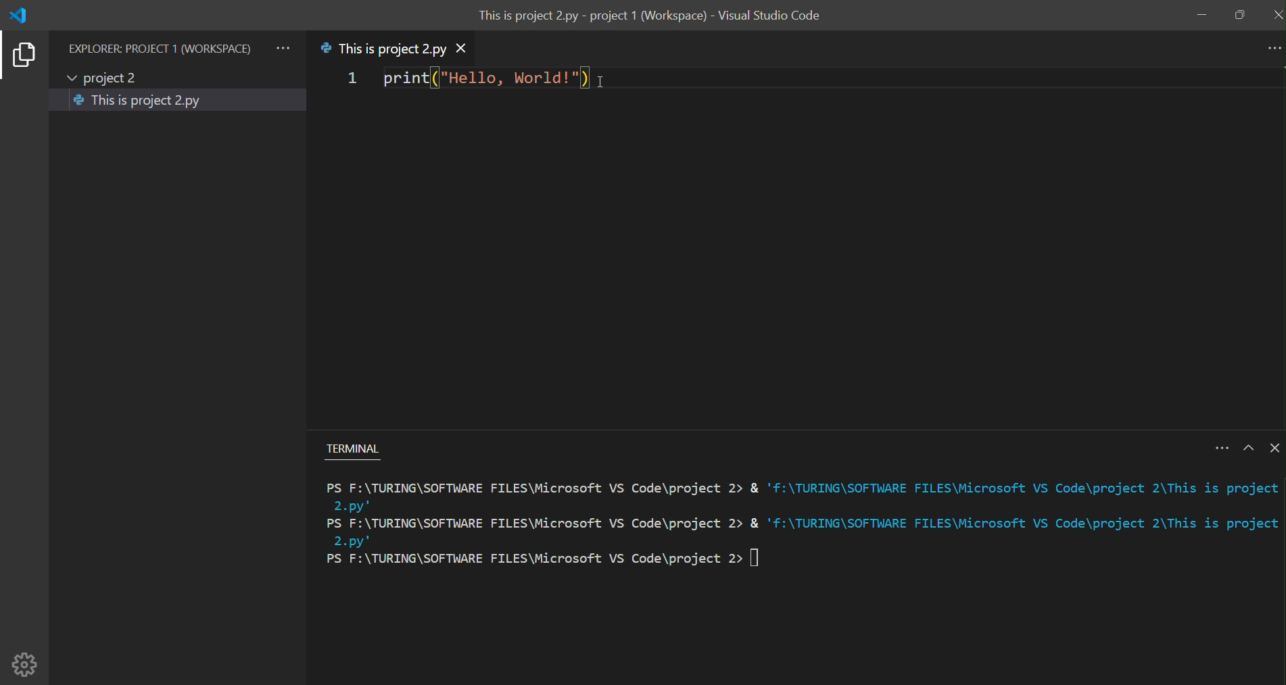 The image size is (1286, 685). What do you see at coordinates (1272, 447) in the screenshot?
I see `hide panel` at bounding box center [1272, 447].